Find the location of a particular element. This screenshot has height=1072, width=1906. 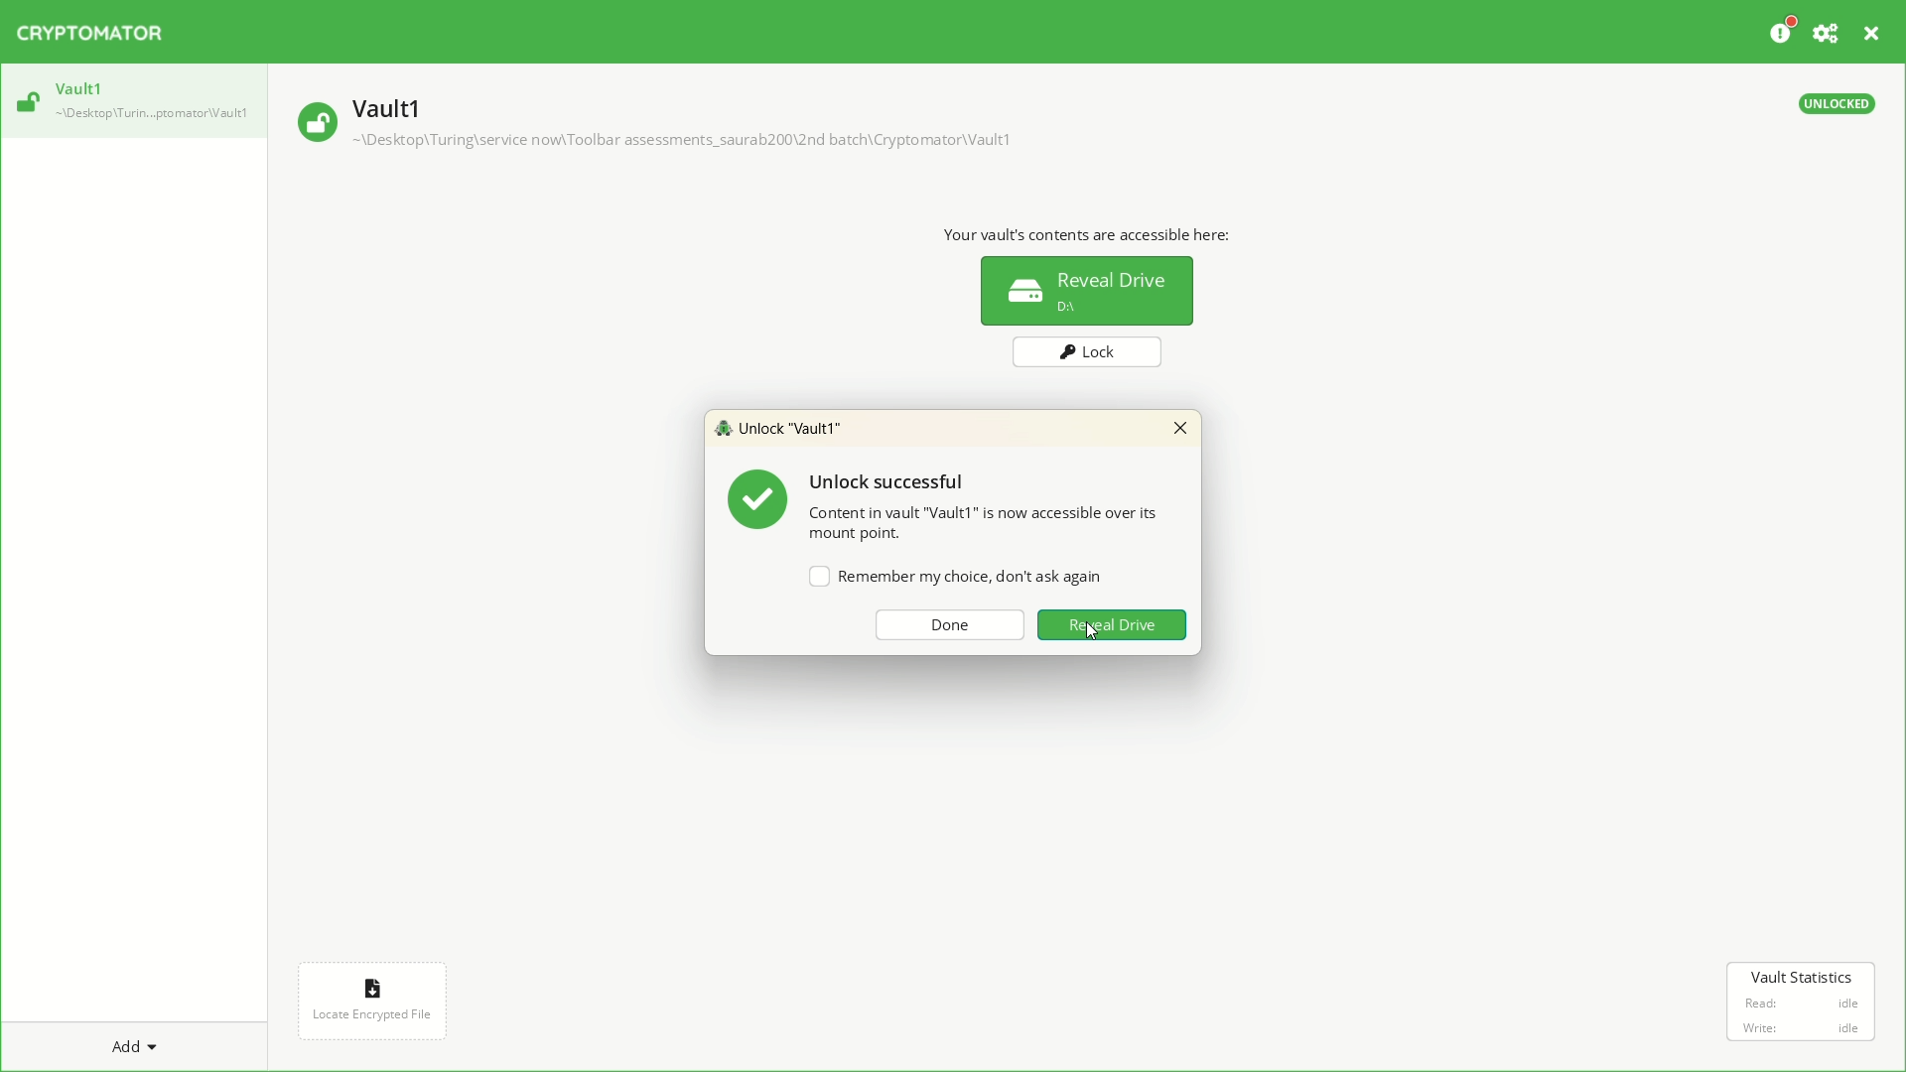

Success icon is located at coordinates (755, 499).